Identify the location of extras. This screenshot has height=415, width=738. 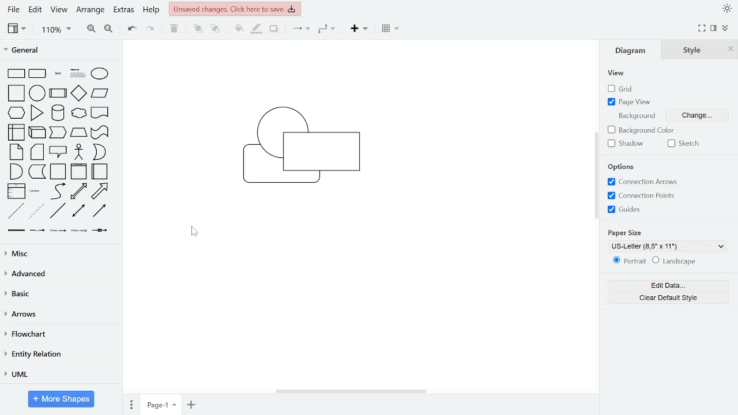
(125, 12).